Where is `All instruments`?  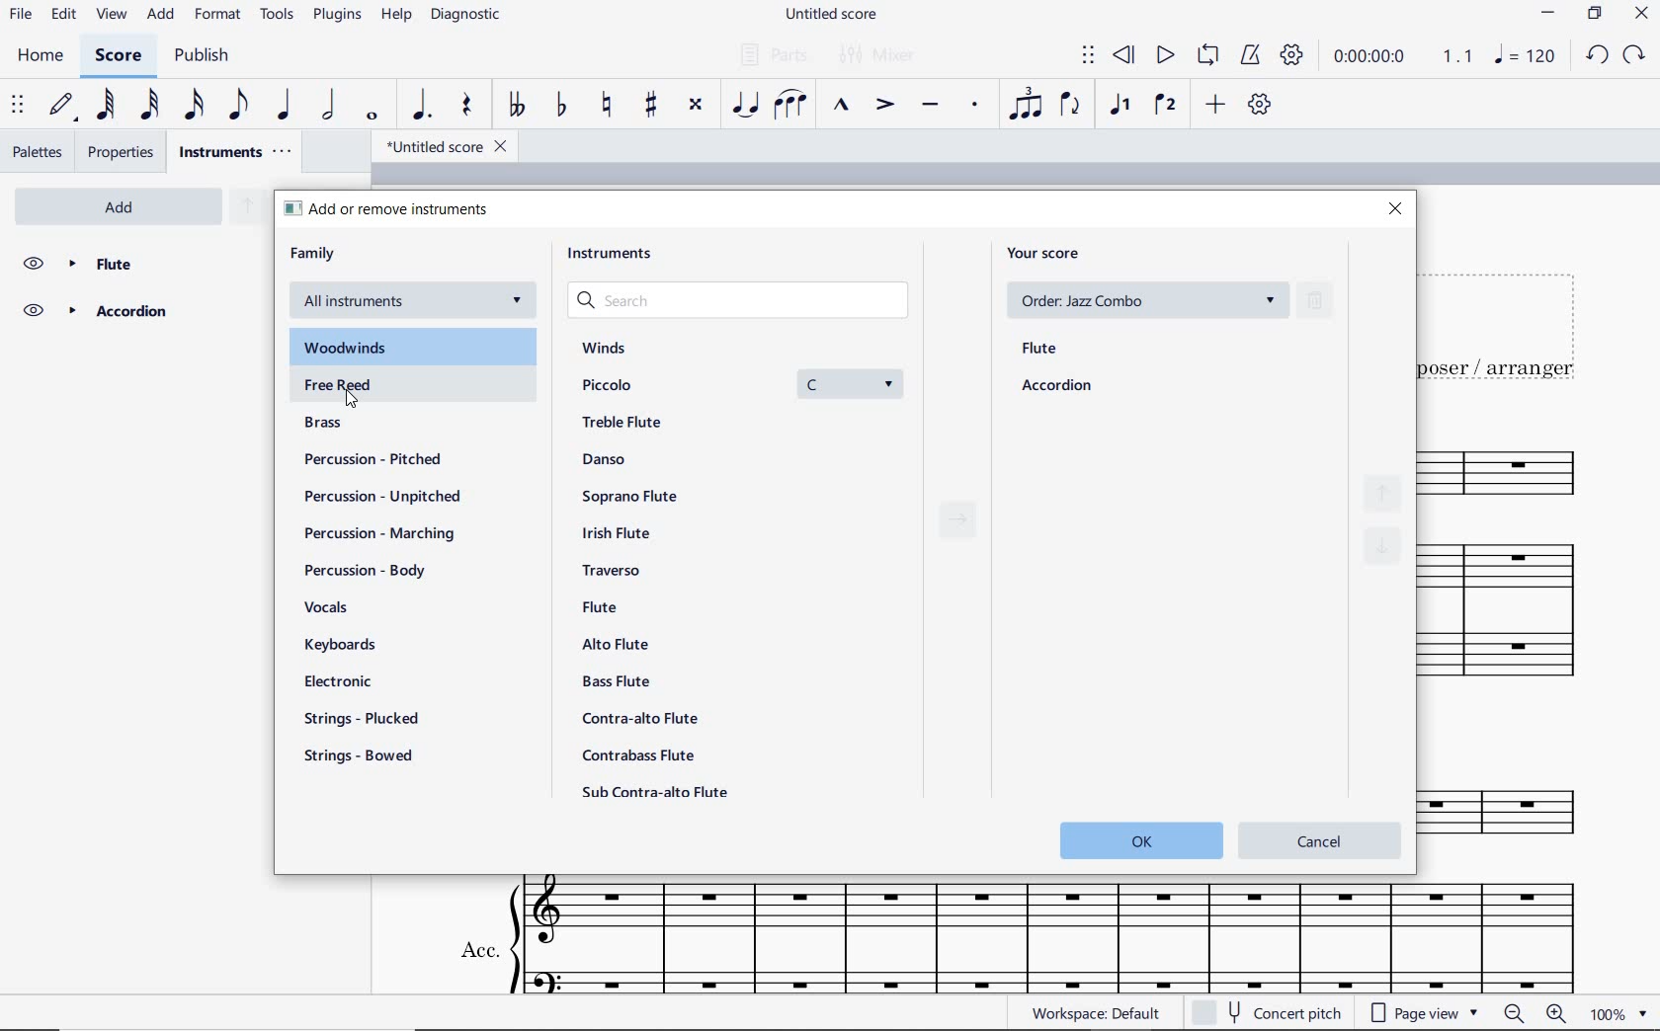 All instruments is located at coordinates (415, 305).